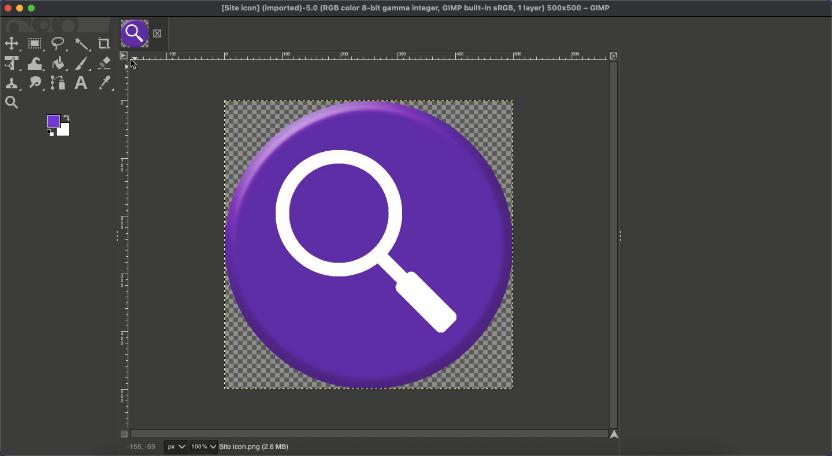 This screenshot has height=456, width=832. I want to click on Move tool, so click(12, 44).